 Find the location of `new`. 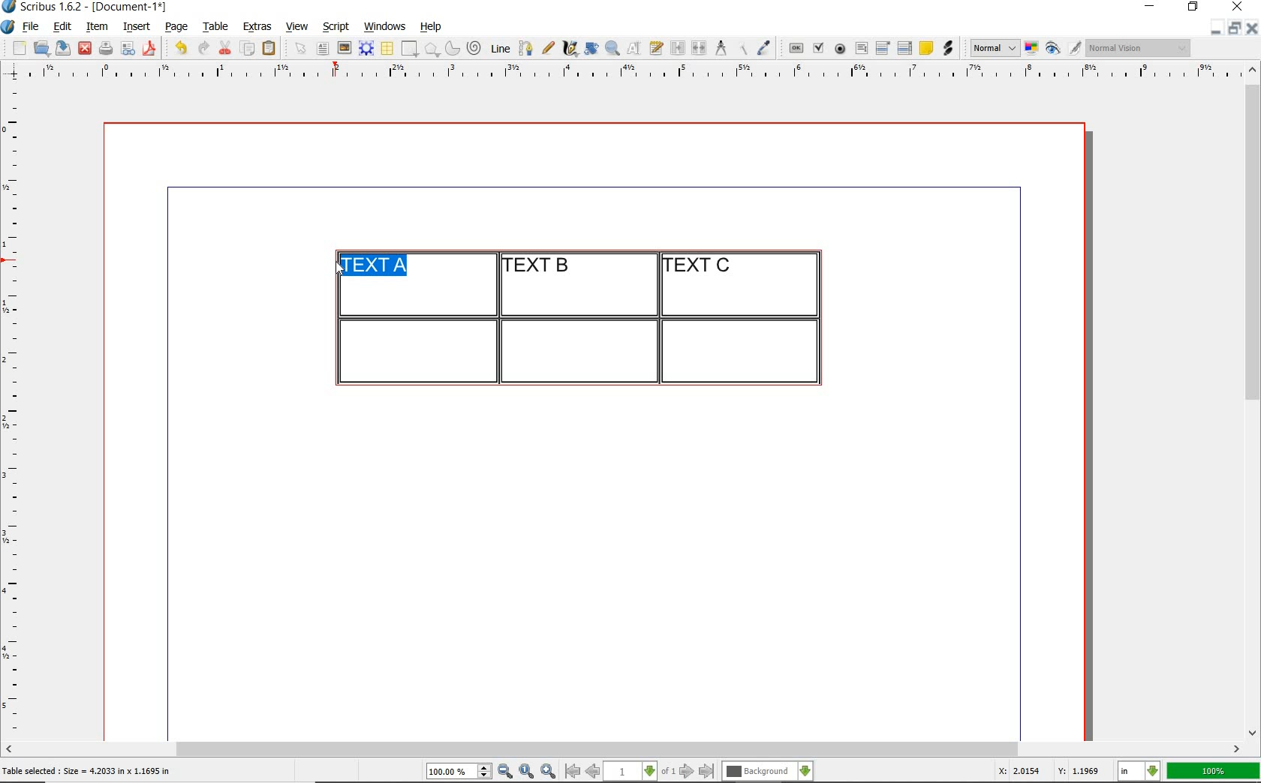

new is located at coordinates (17, 48).